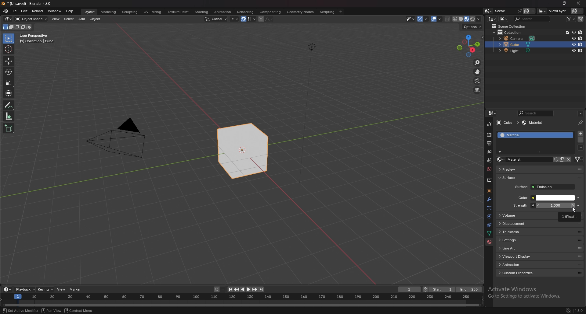 This screenshot has width=586, height=314. What do you see at coordinates (540, 273) in the screenshot?
I see `custom properties` at bounding box center [540, 273].